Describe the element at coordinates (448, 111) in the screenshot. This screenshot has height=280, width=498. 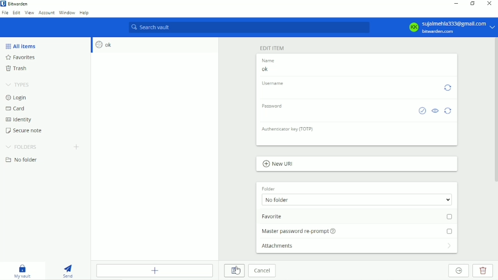
I see `Generate paassword` at that location.